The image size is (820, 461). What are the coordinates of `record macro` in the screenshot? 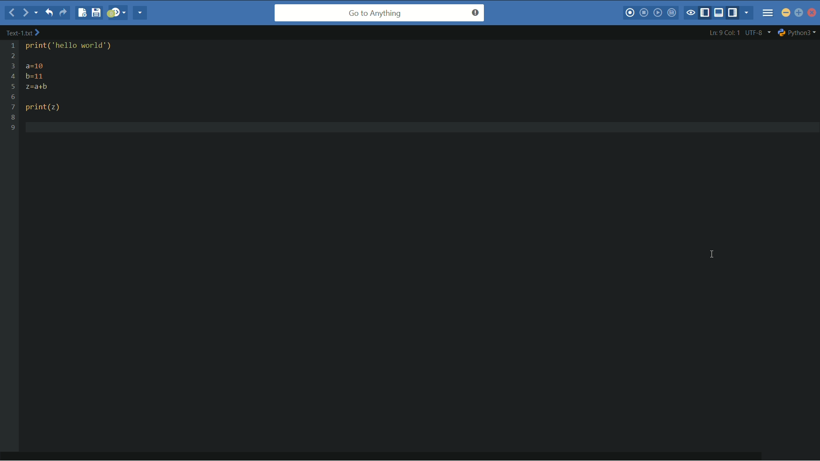 It's located at (631, 12).